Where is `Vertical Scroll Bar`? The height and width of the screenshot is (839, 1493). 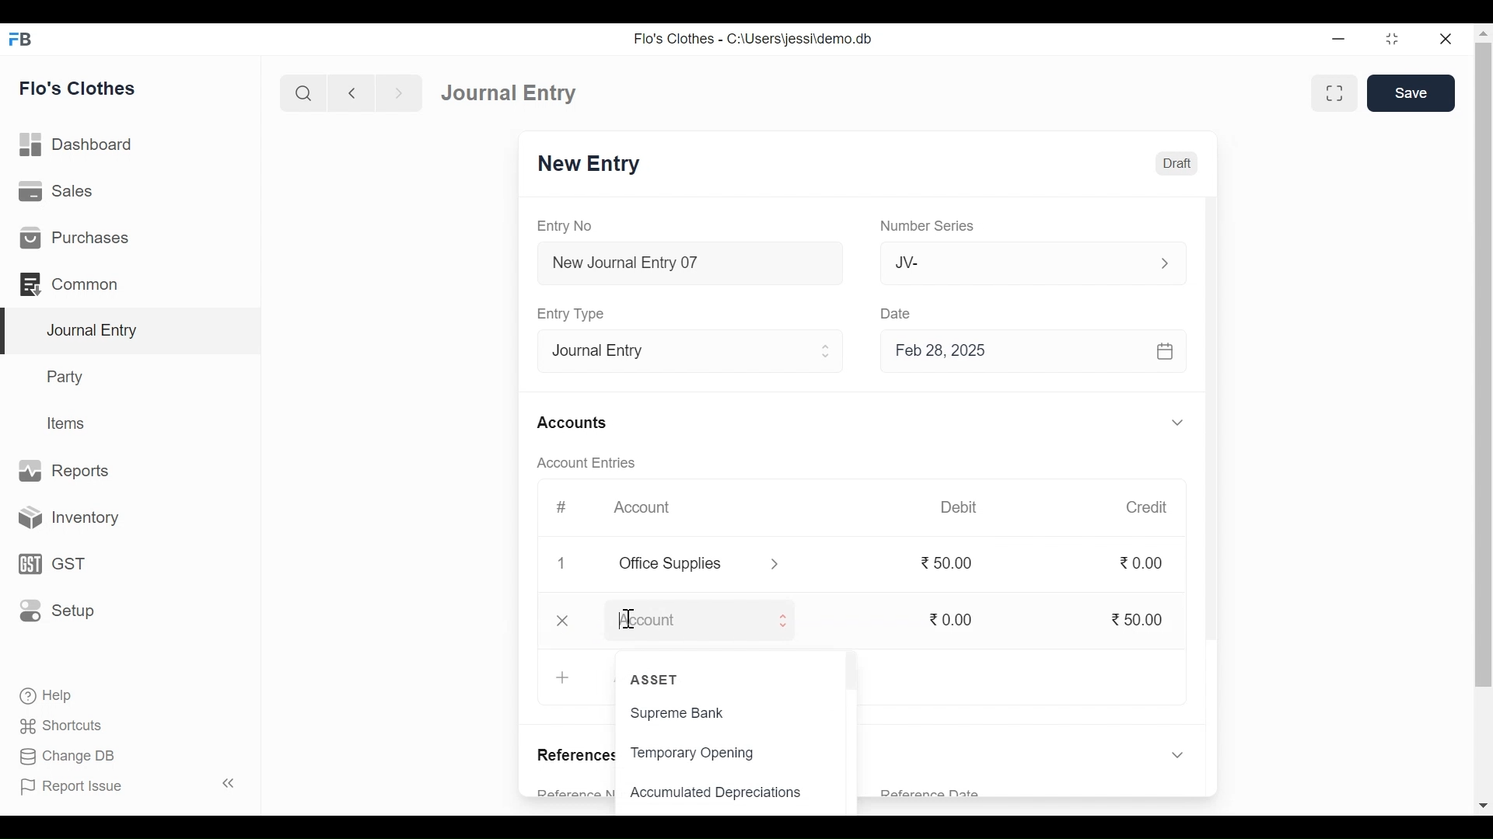 Vertical Scroll Bar is located at coordinates (1484, 367).